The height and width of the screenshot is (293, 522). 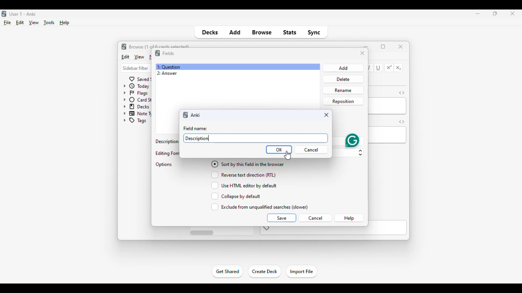 I want to click on subscript, so click(x=399, y=68).